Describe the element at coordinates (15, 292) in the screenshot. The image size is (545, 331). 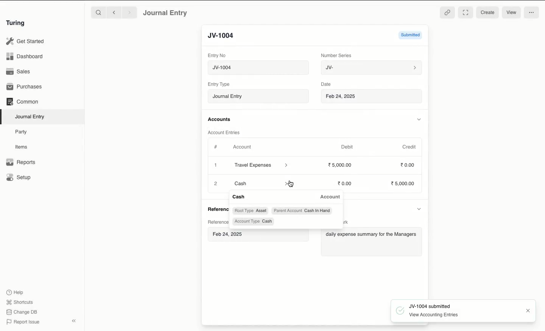
I see `Help` at that location.